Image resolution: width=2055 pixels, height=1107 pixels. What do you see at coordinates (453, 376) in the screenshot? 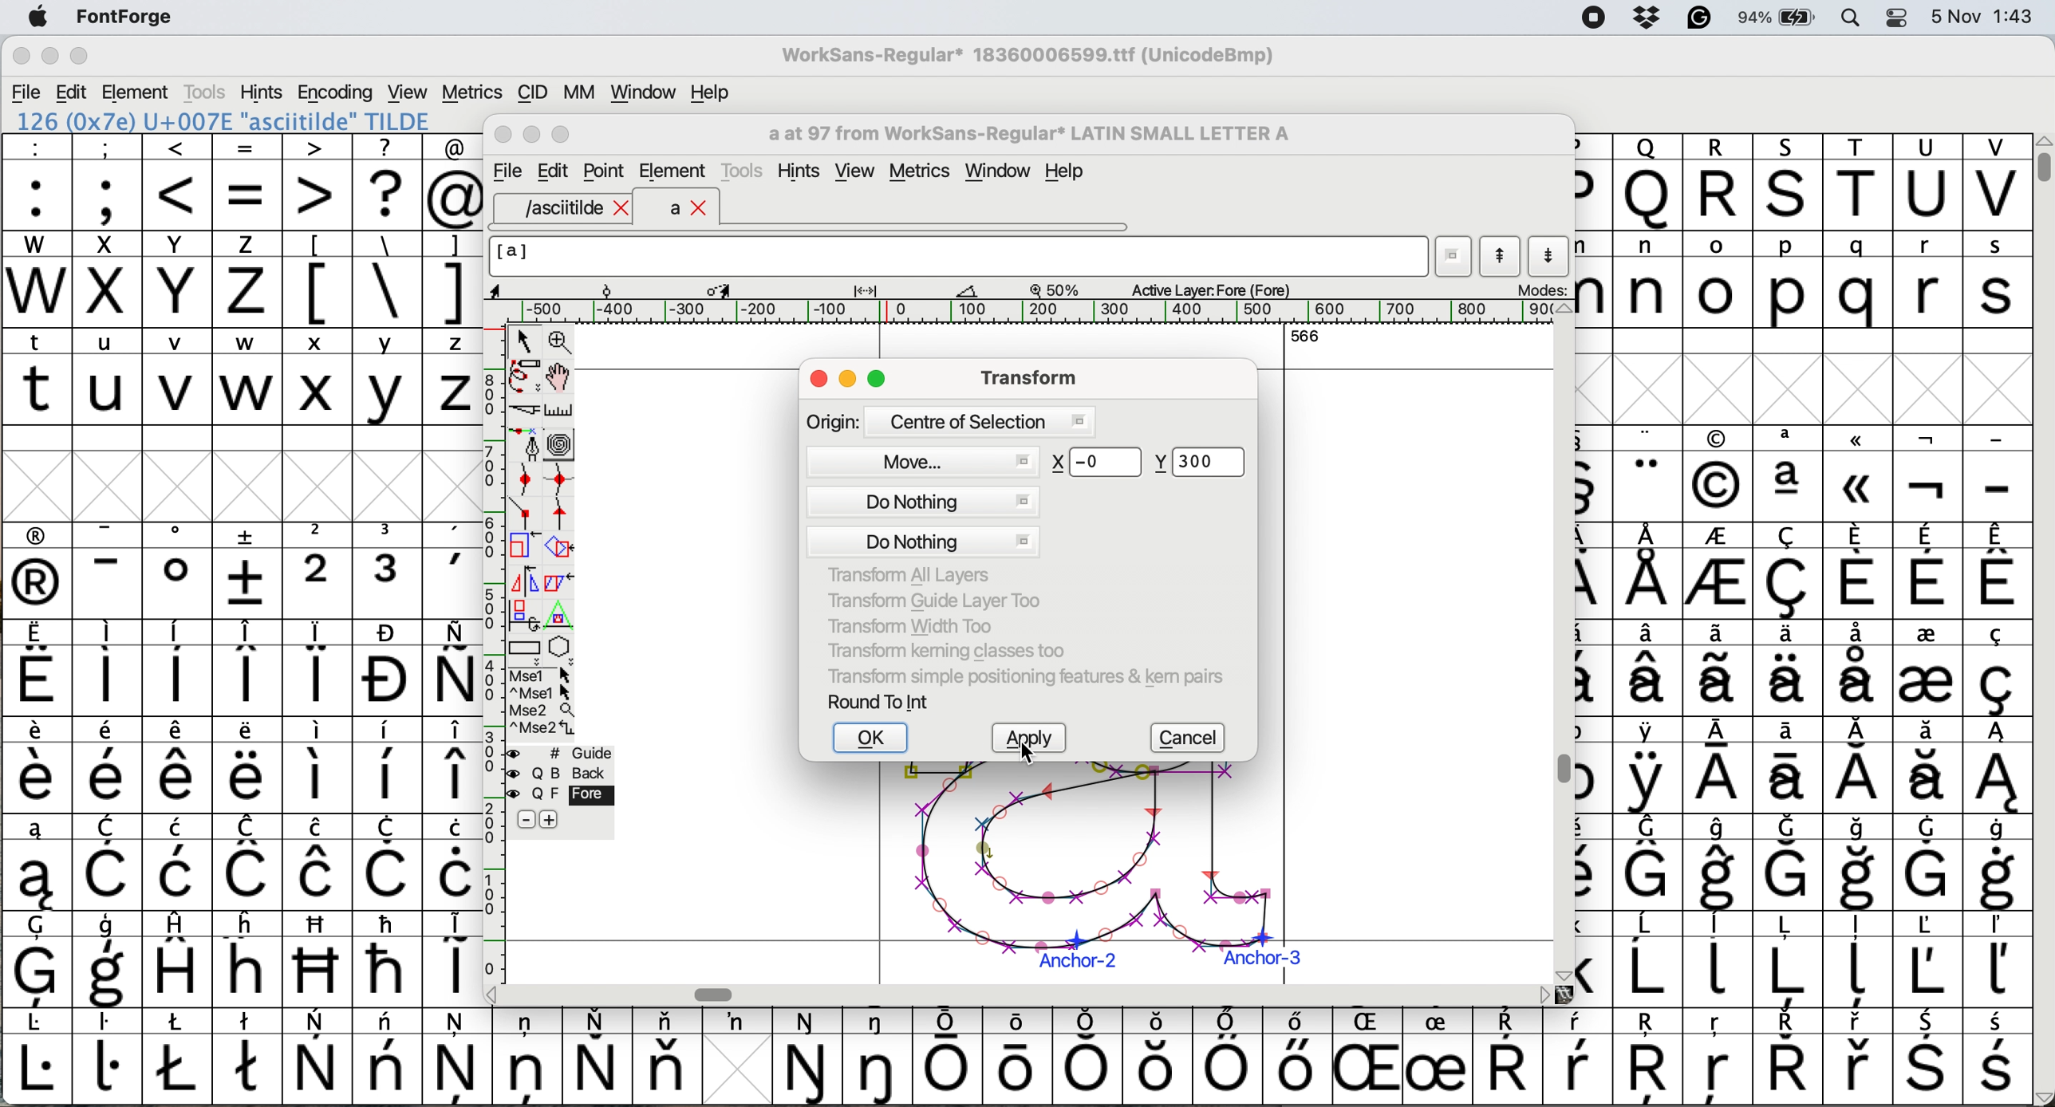
I see `z` at bounding box center [453, 376].